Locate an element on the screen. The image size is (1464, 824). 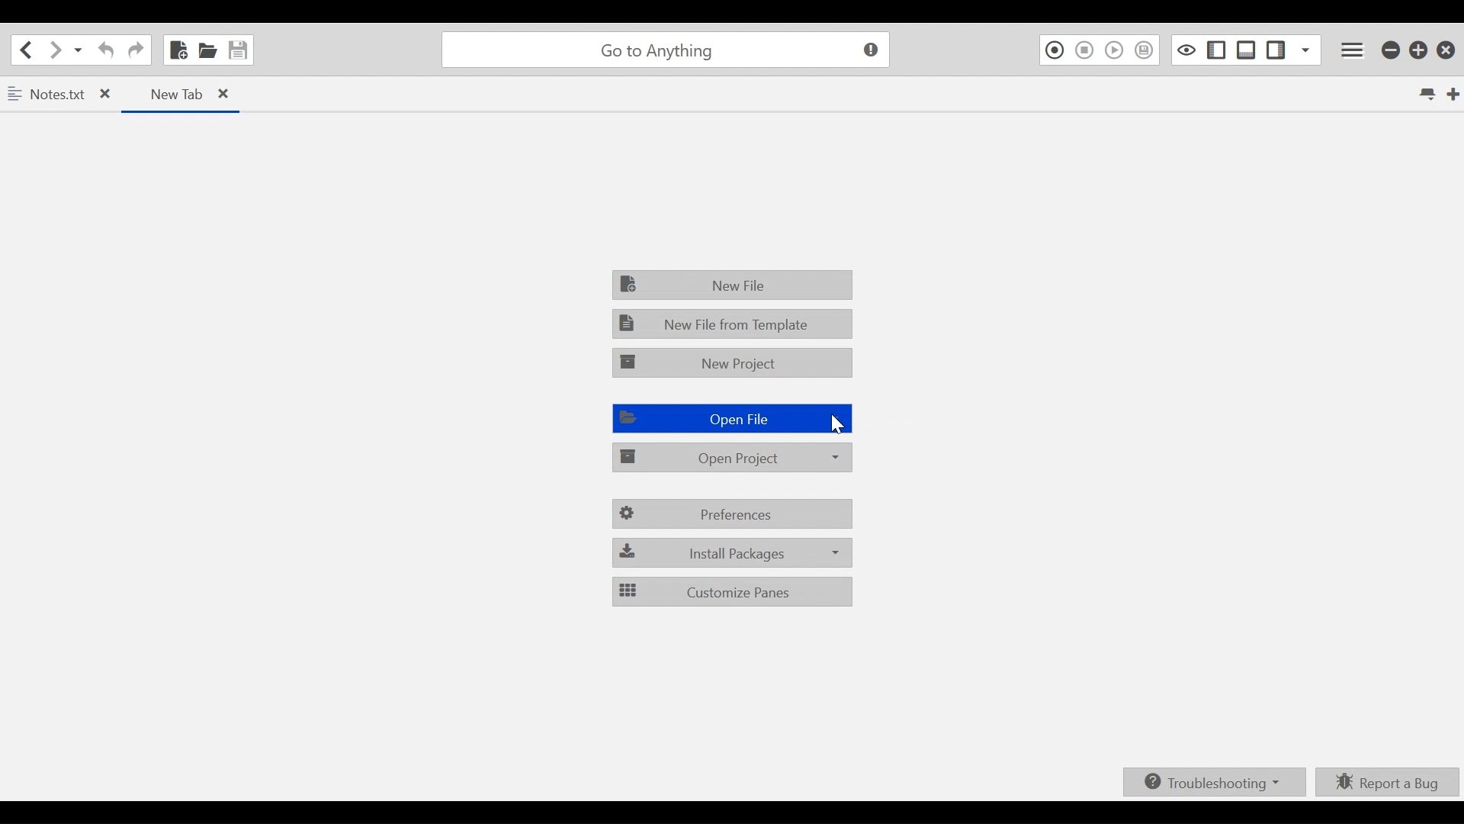
Cursor is located at coordinates (834, 426).